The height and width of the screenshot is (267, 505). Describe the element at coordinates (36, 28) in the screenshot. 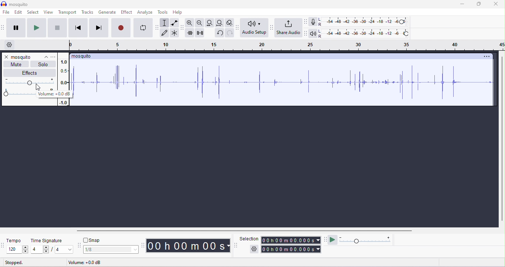

I see `play` at that location.